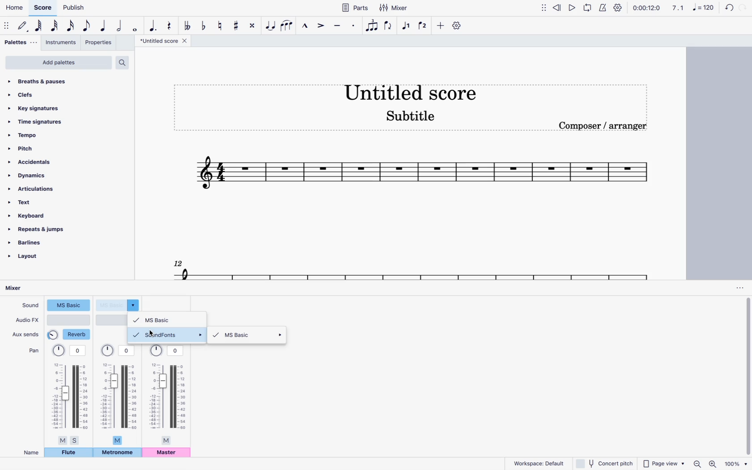 Image resolution: width=752 pixels, height=470 pixels. Describe the element at coordinates (169, 395) in the screenshot. I see `pan` at that location.